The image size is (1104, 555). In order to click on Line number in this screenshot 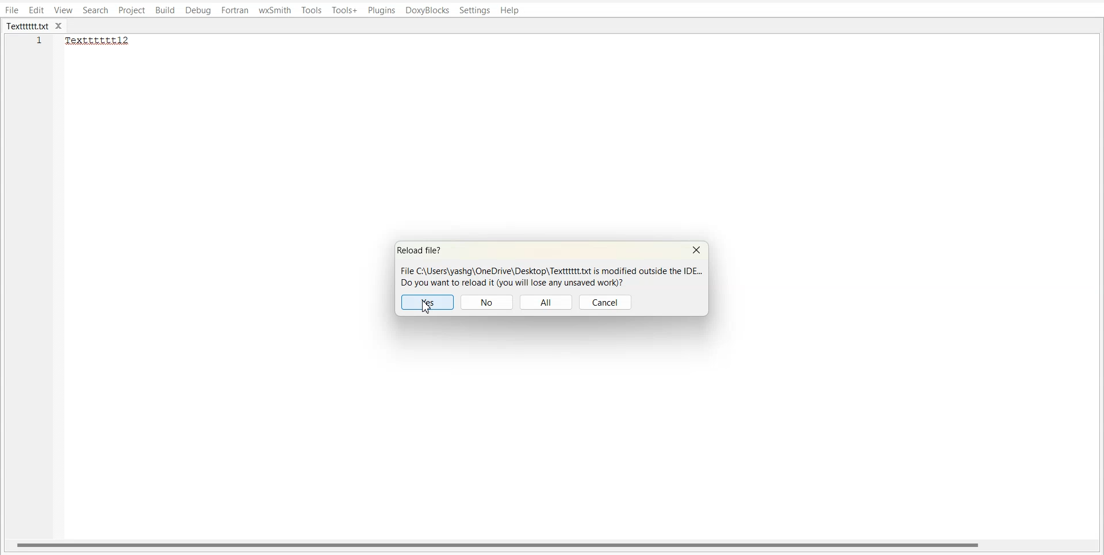, I will do `click(40, 44)`.